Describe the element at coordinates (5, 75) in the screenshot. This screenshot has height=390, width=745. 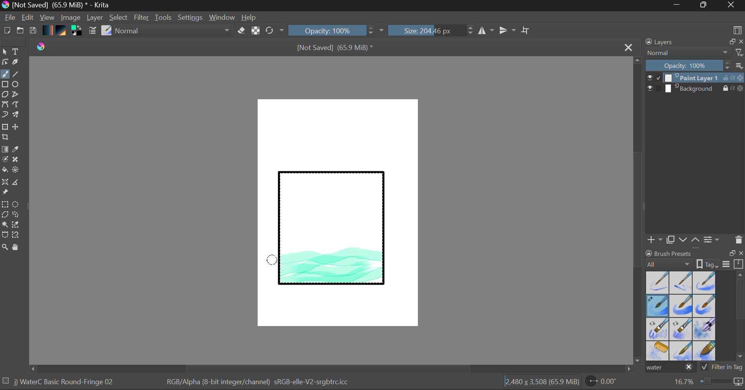
I see `Paintbrush` at that location.